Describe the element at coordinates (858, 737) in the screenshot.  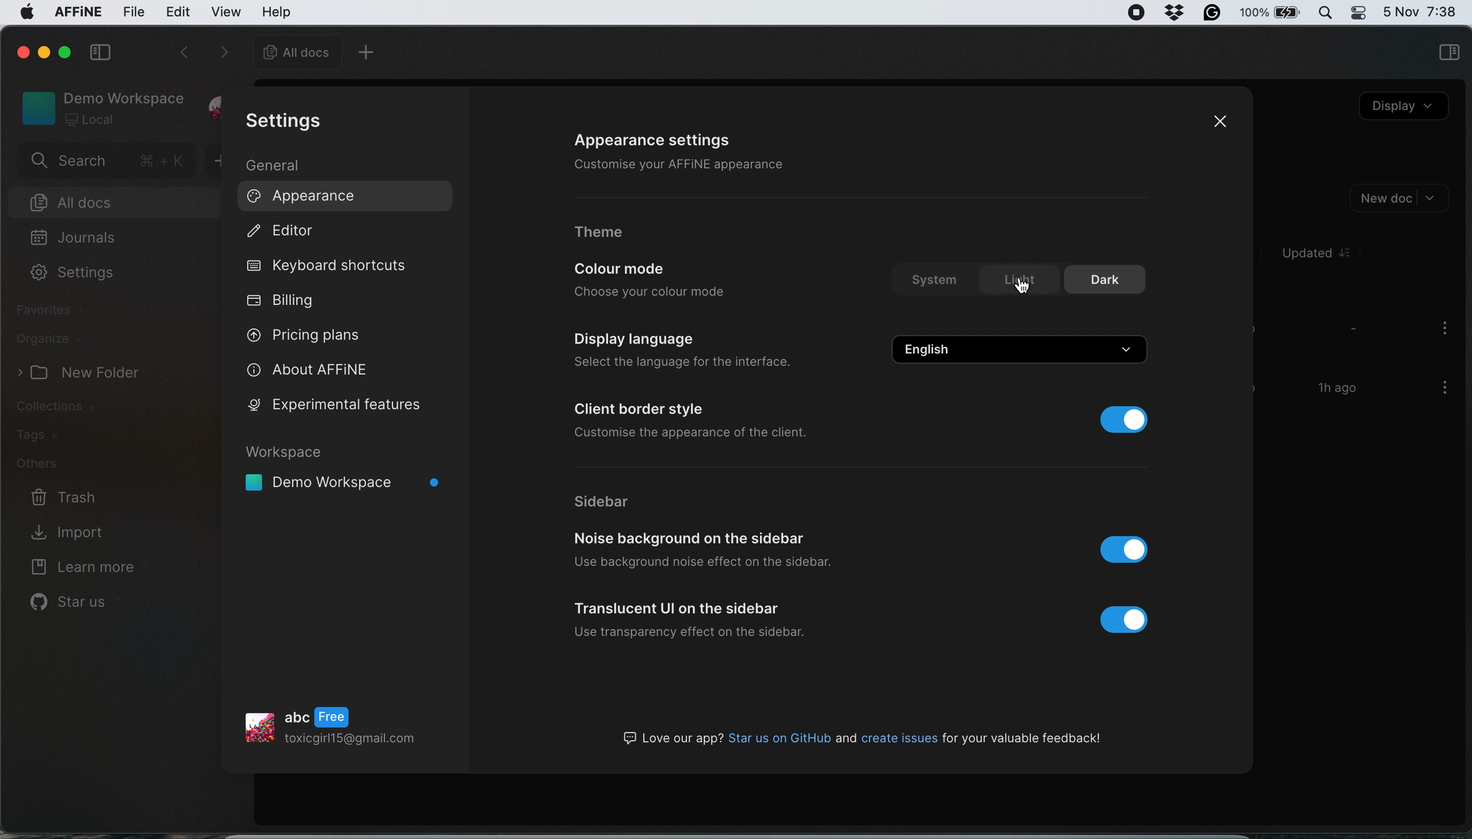
I see `G3 Love our app? Star us on GitHub and create issues for your valuable feedback!` at that location.